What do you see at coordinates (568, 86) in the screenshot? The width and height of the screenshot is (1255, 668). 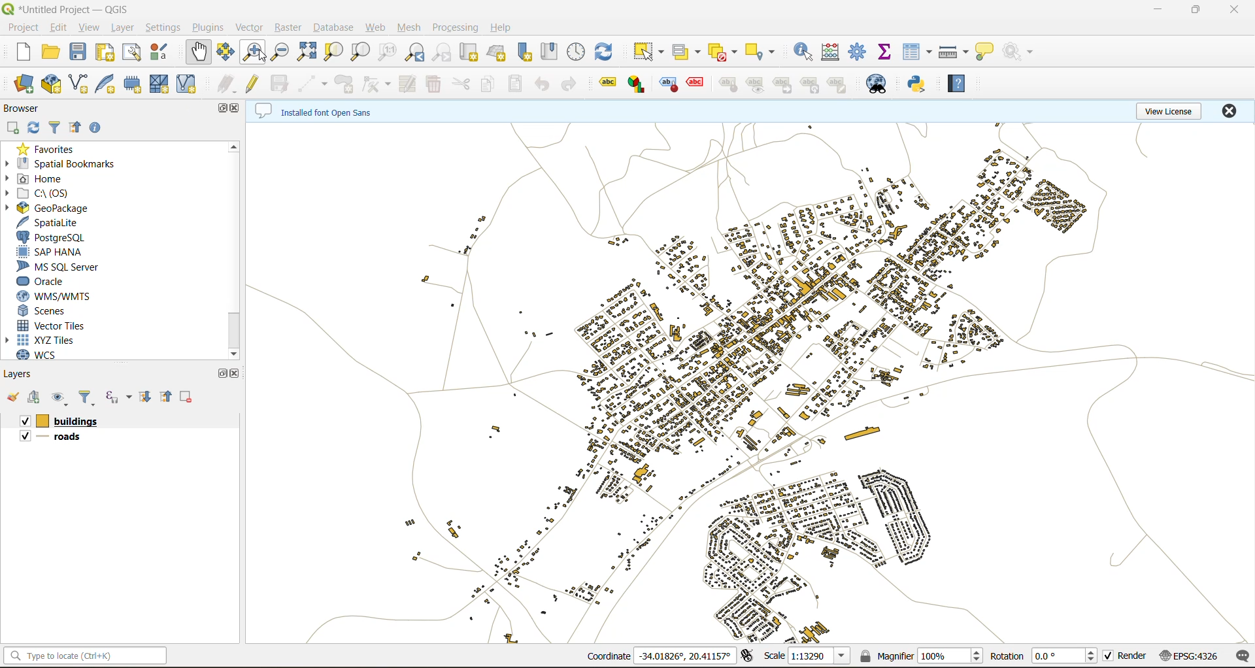 I see `redo` at bounding box center [568, 86].